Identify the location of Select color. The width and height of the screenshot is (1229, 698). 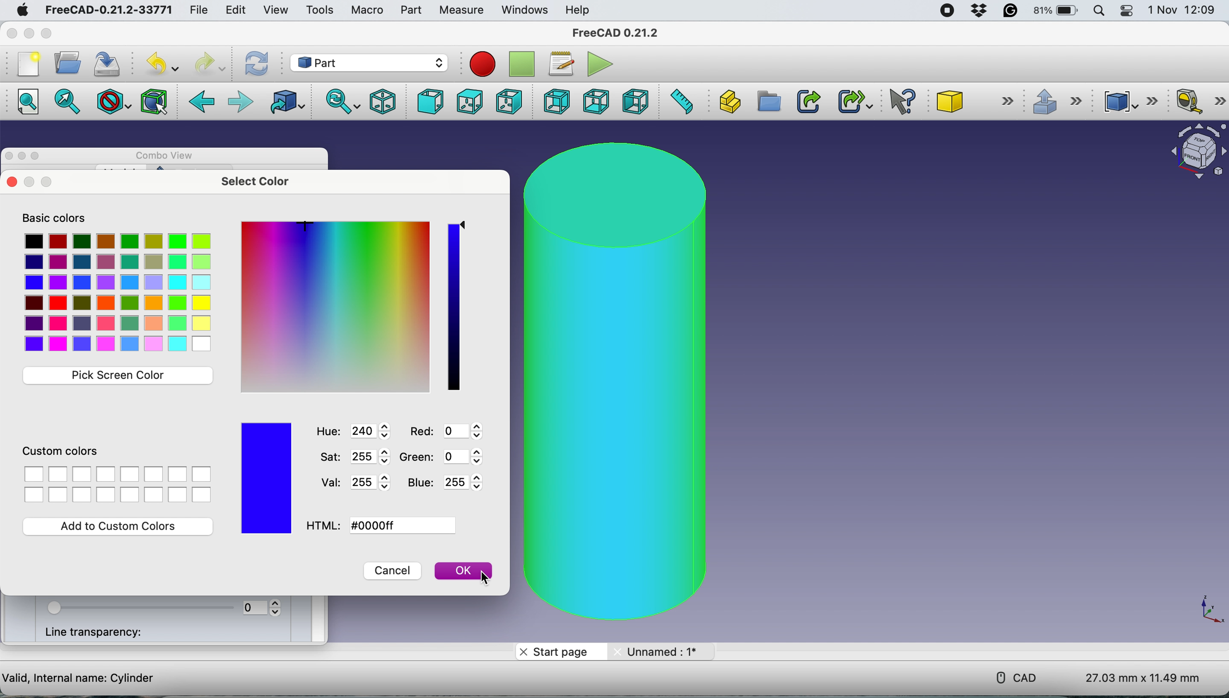
(118, 293).